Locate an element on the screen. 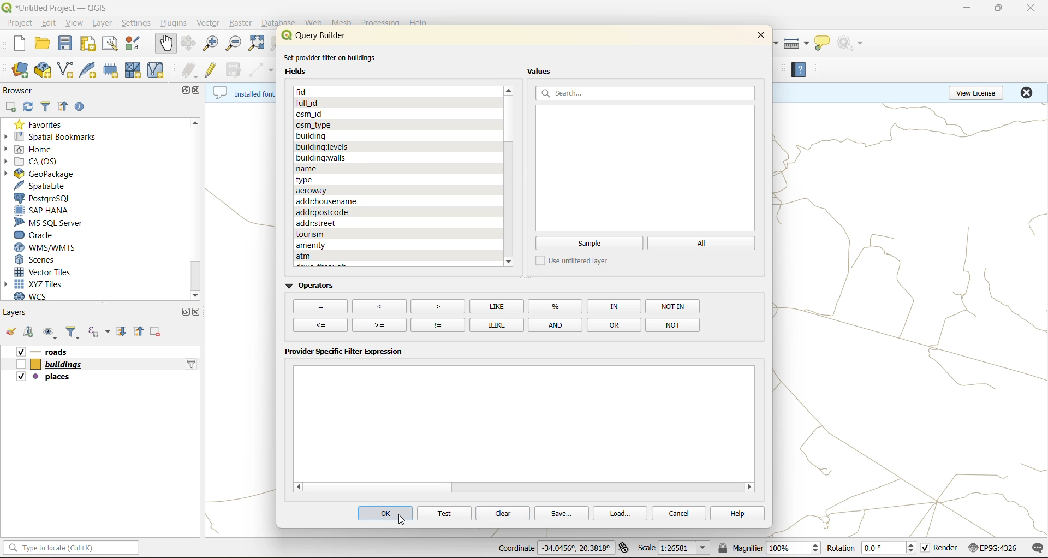 The height and width of the screenshot is (558, 1048). fields is located at coordinates (301, 72).